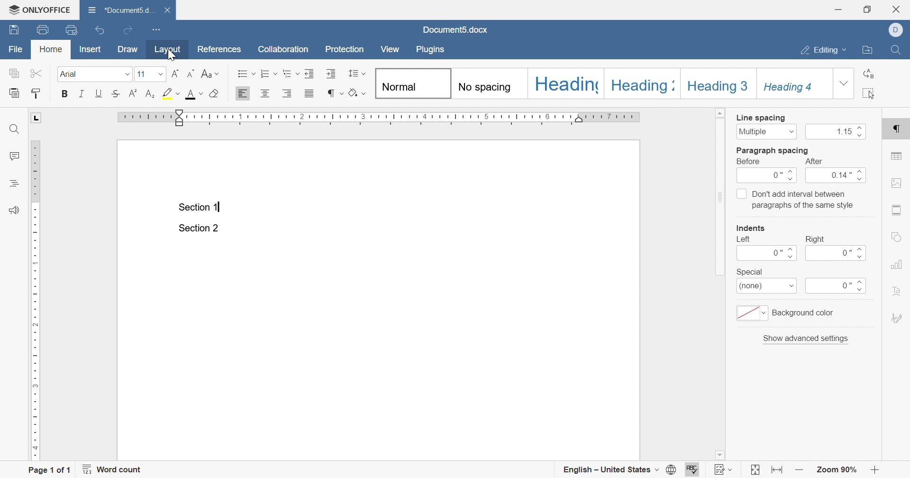  I want to click on right, so click(815, 239).